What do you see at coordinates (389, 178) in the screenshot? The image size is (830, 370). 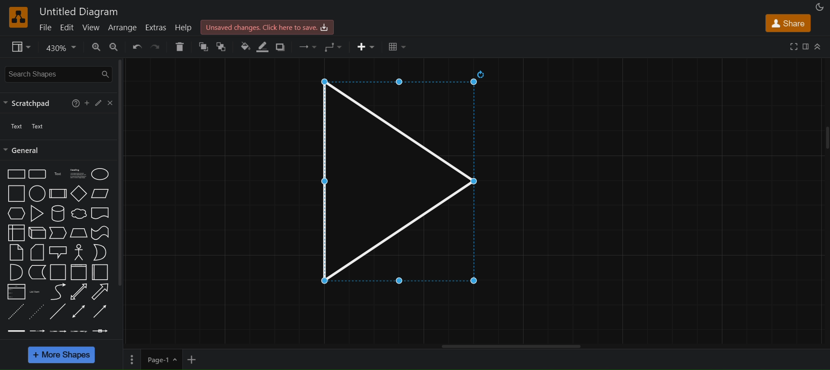 I see `triangle` at bounding box center [389, 178].